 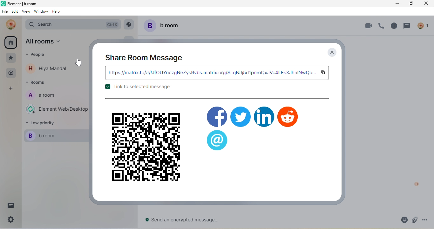 What do you see at coordinates (4, 12) in the screenshot?
I see `file` at bounding box center [4, 12].